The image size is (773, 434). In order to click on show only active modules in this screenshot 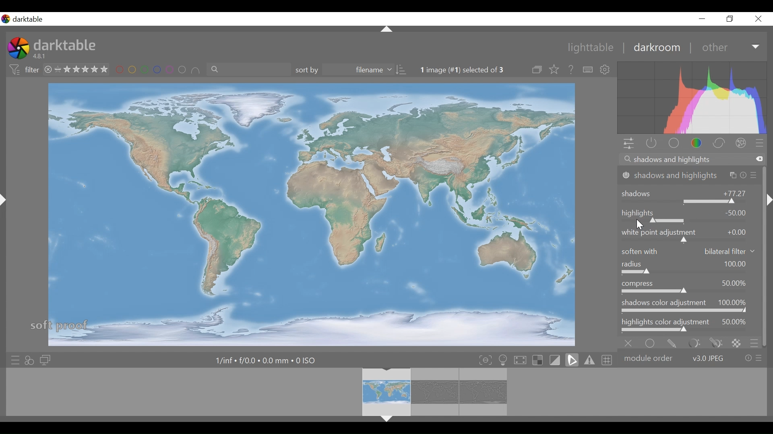, I will do `click(651, 143)`.